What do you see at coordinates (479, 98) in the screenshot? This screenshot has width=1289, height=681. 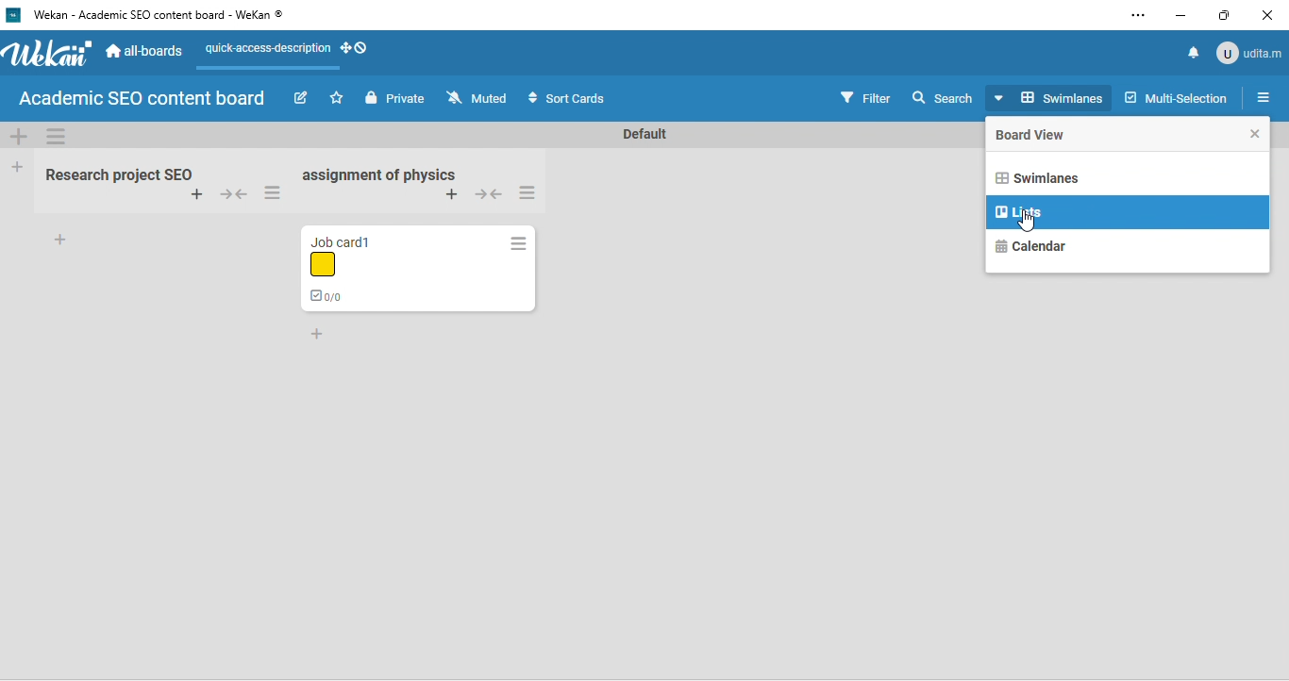 I see `muted` at bounding box center [479, 98].